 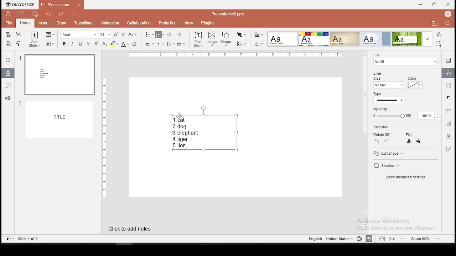 What do you see at coordinates (20, 5) in the screenshot?
I see `icon` at bounding box center [20, 5].